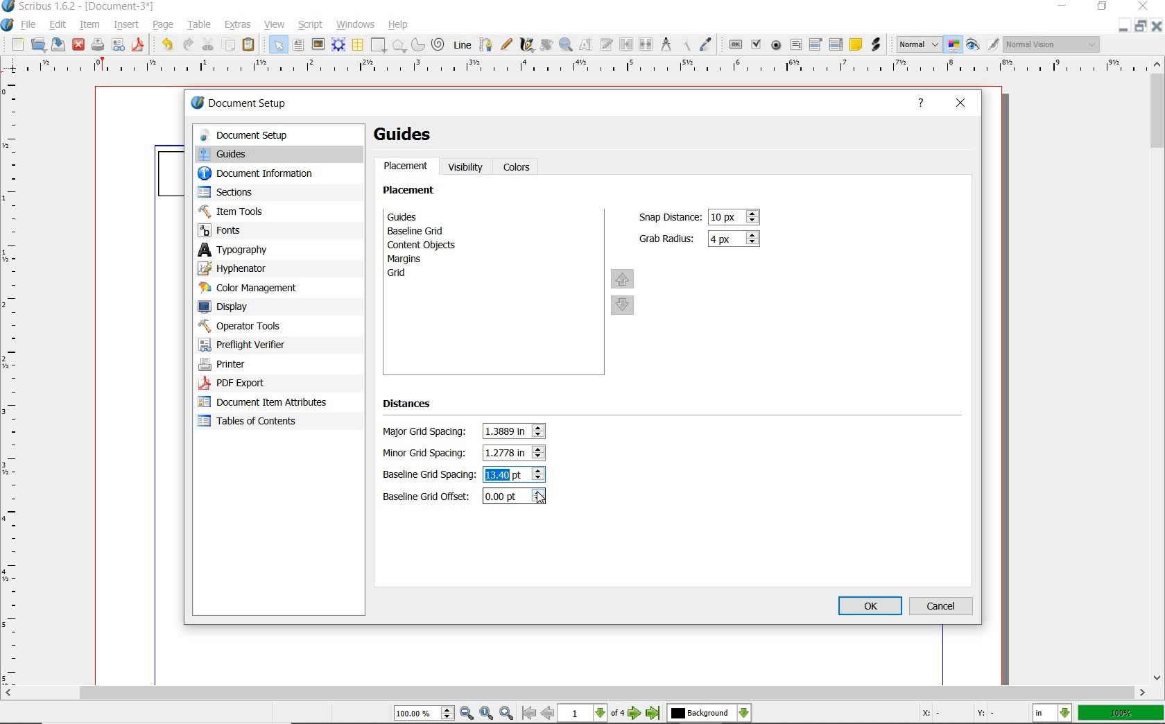 This screenshot has height=724, width=1165. What do you see at coordinates (425, 713) in the screenshot?
I see `select current zoom level` at bounding box center [425, 713].